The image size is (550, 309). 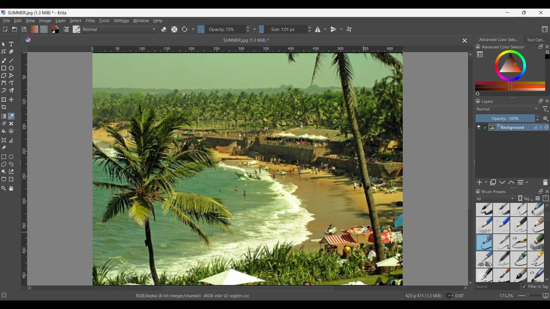 What do you see at coordinates (45, 20) in the screenshot?
I see `Image menu` at bounding box center [45, 20].